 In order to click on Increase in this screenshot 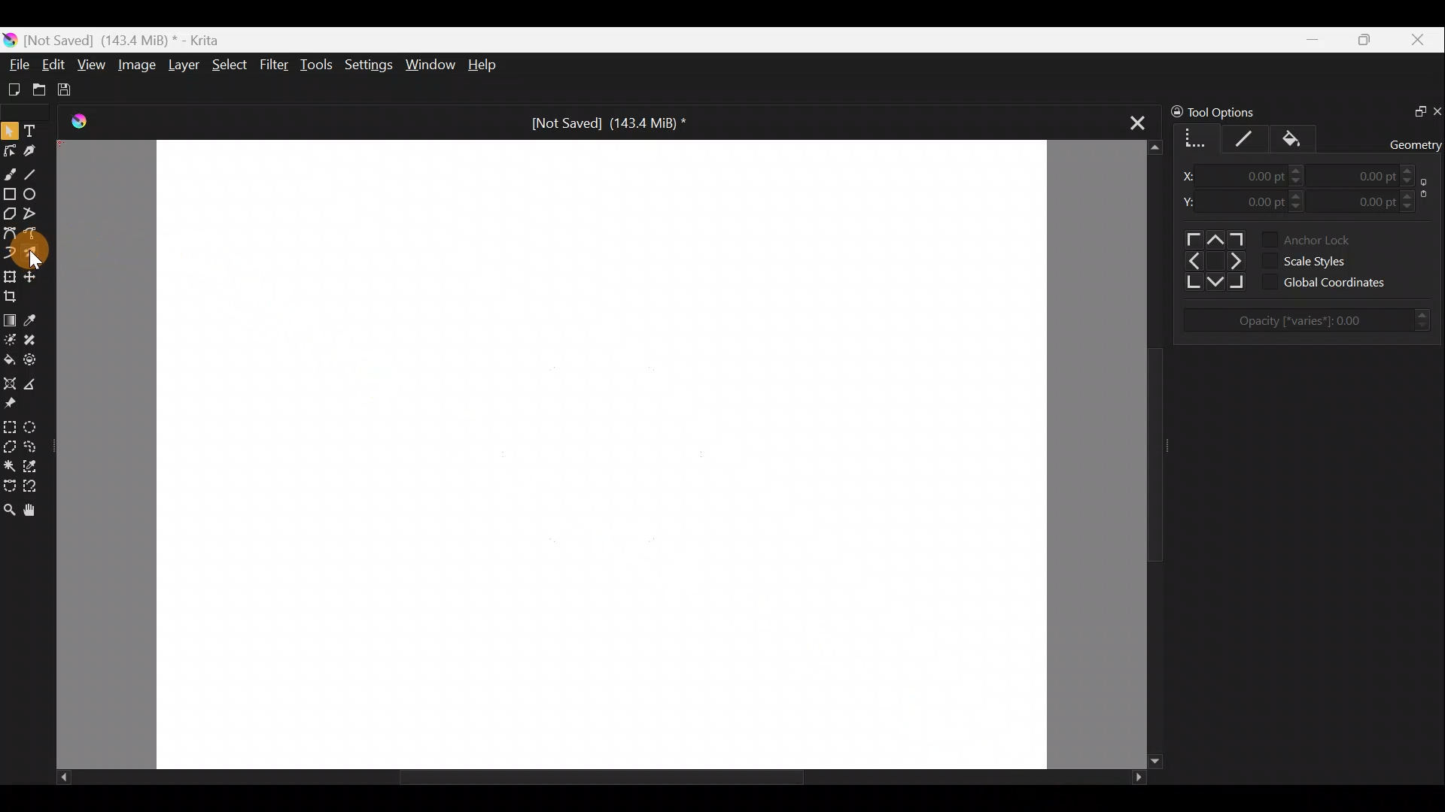, I will do `click(1410, 195)`.